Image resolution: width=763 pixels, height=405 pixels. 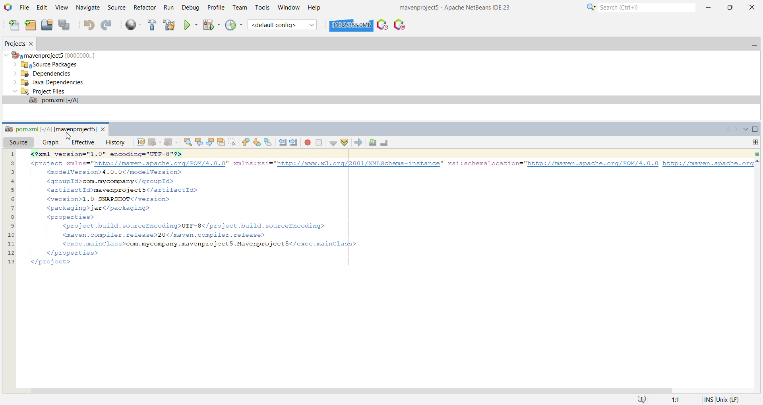 What do you see at coordinates (316, 8) in the screenshot?
I see `Help` at bounding box center [316, 8].